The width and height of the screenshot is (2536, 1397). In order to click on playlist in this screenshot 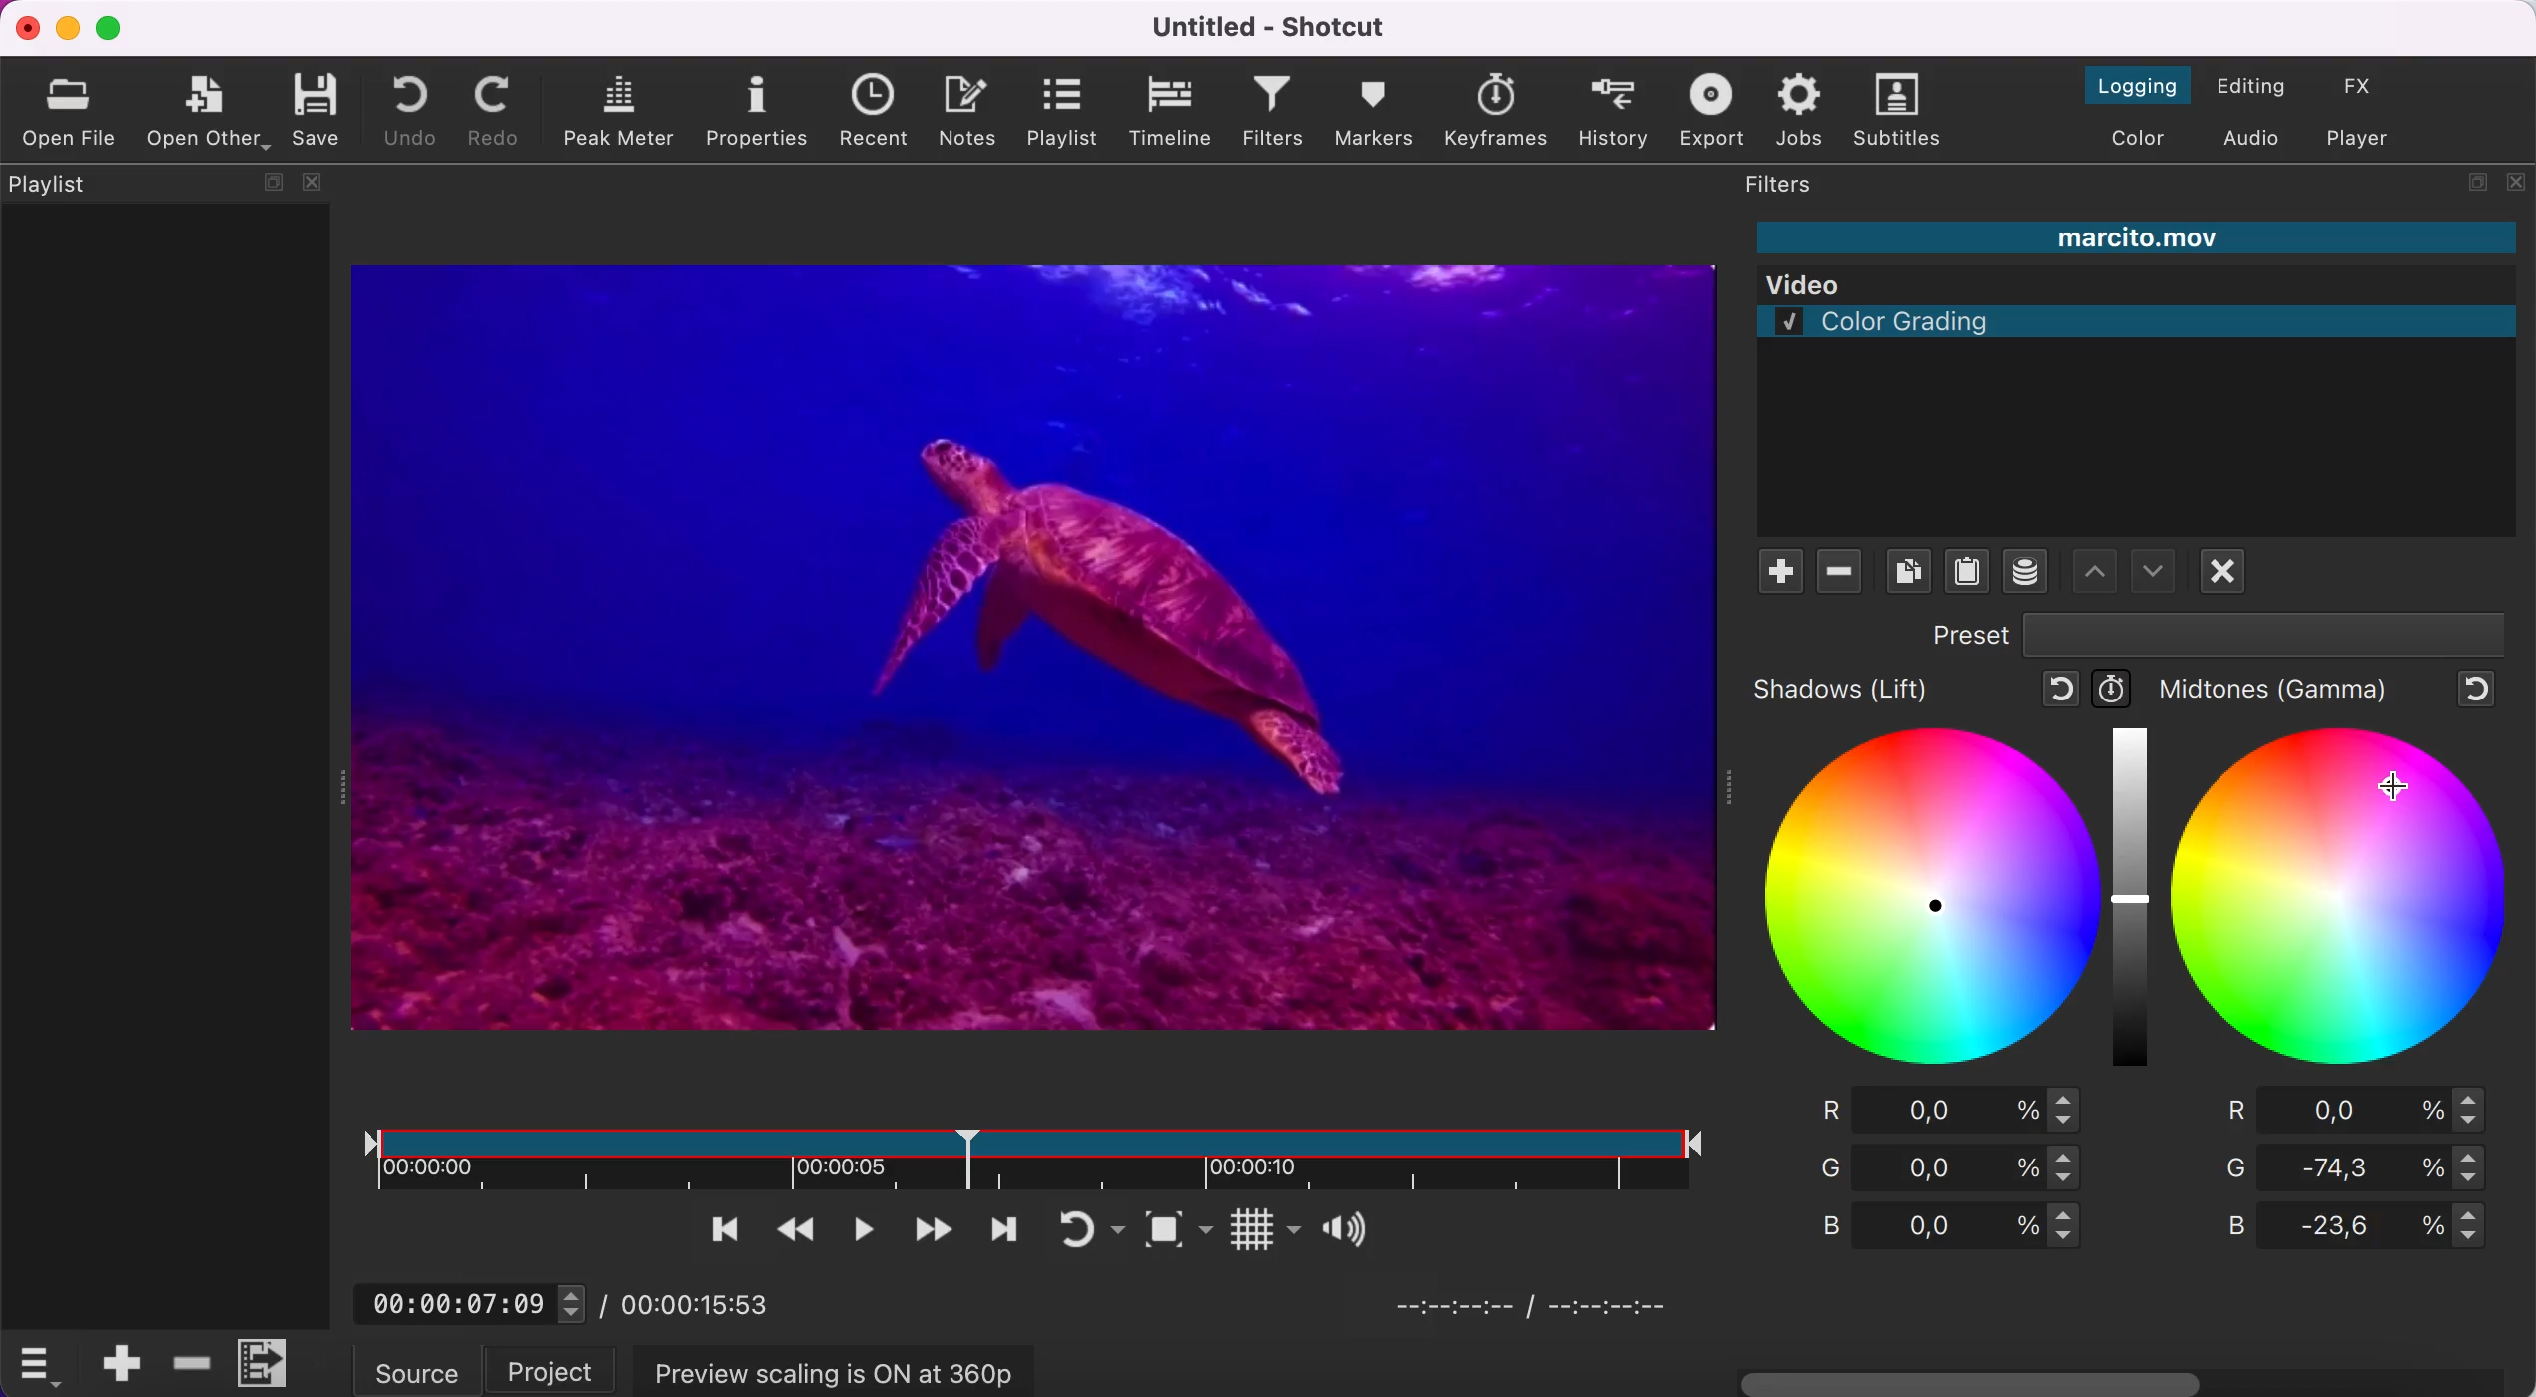, I will do `click(1066, 111)`.